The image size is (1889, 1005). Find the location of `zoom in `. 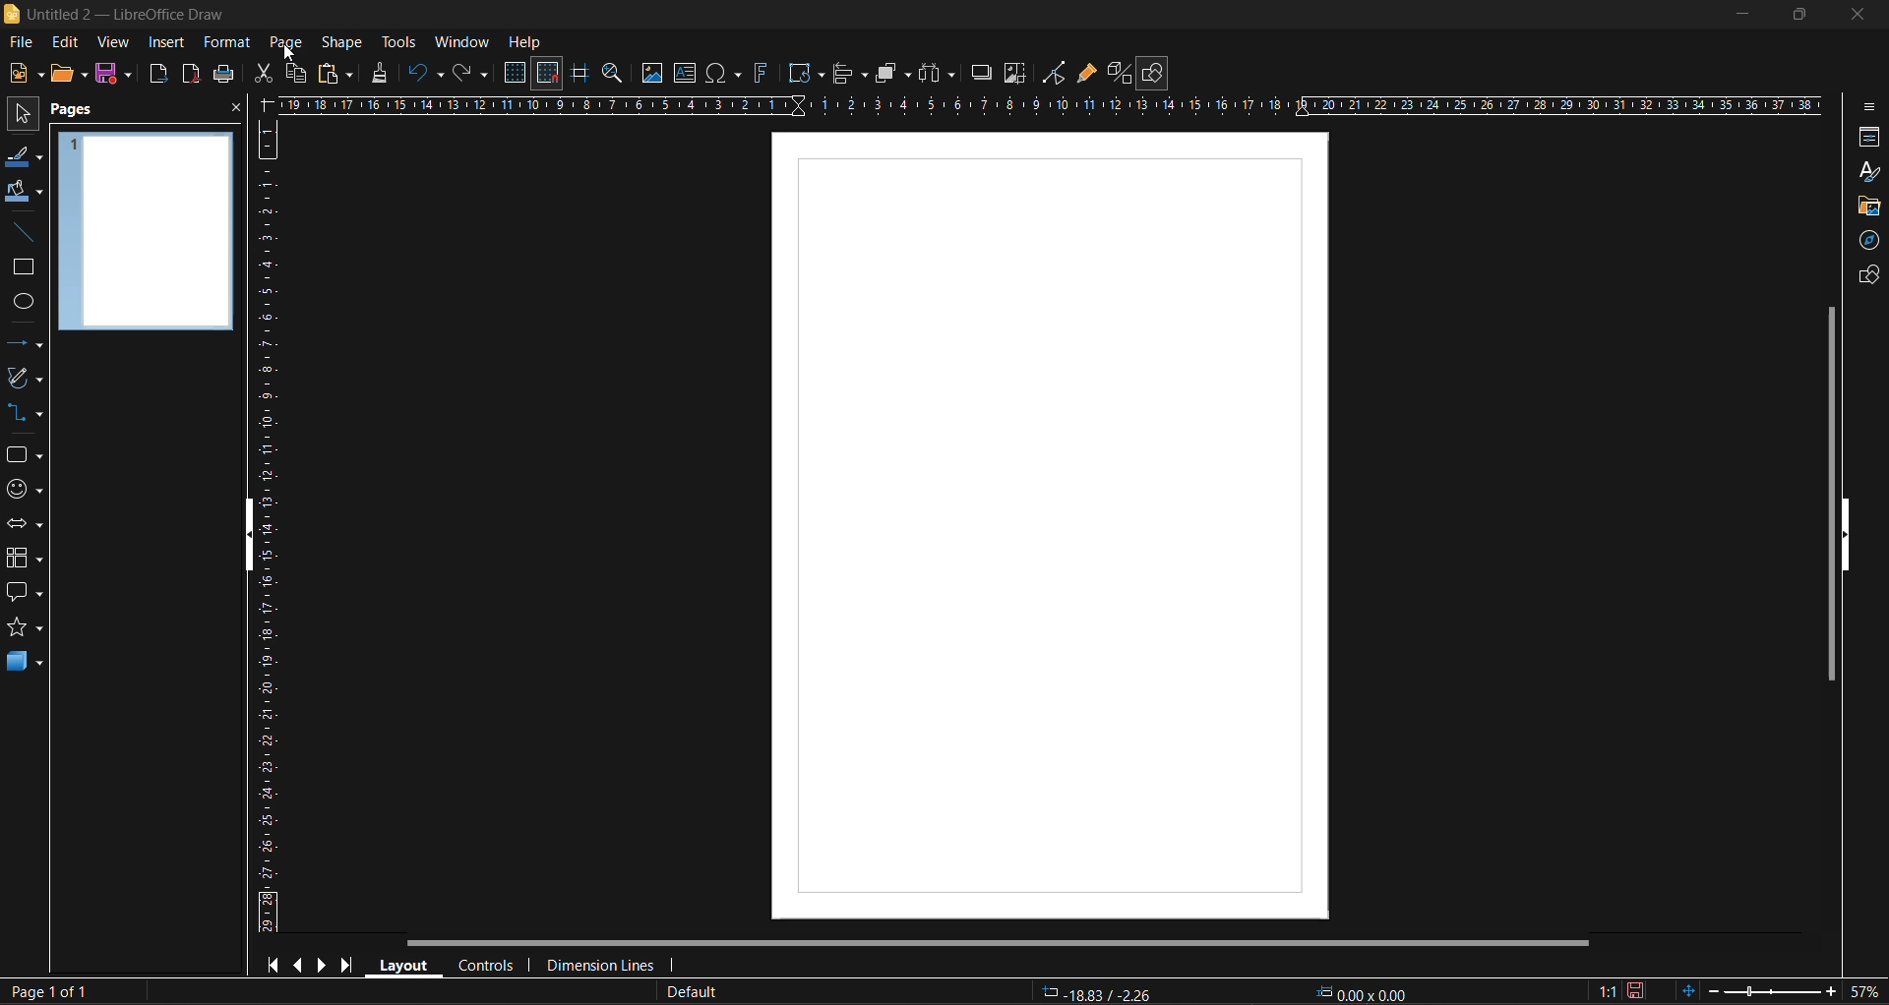

zoom in  is located at coordinates (1824, 993).